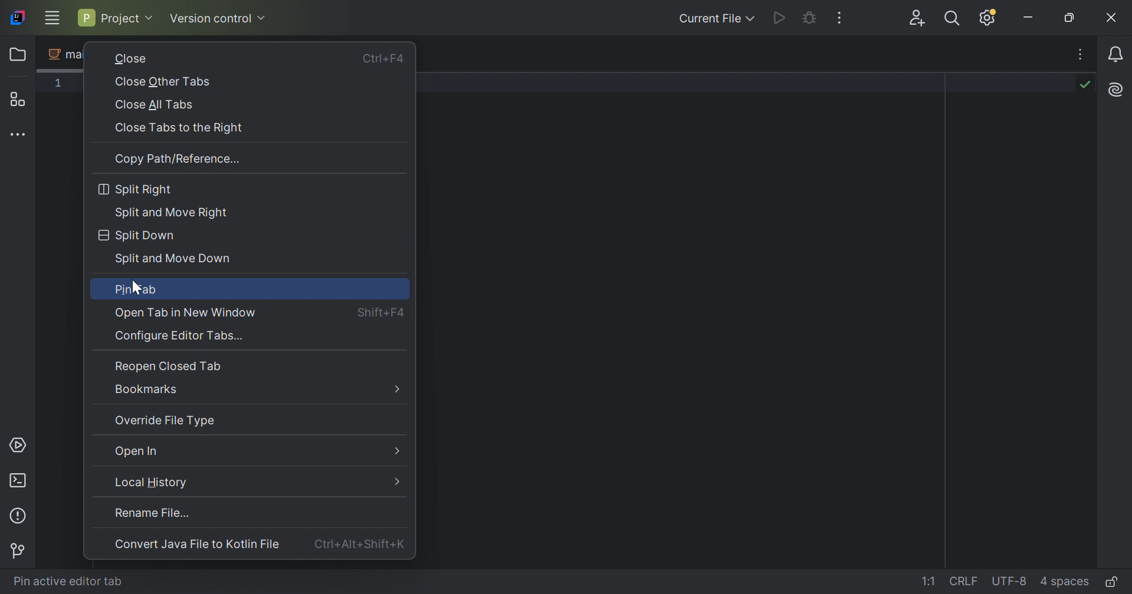 Image resolution: width=1132 pixels, height=594 pixels. What do you see at coordinates (17, 551) in the screenshot?
I see `` at bounding box center [17, 551].